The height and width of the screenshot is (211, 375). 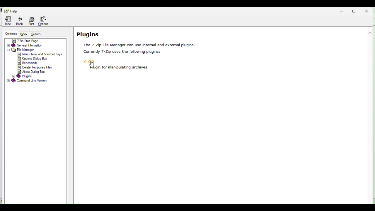 I want to click on Minimize, so click(x=342, y=10).